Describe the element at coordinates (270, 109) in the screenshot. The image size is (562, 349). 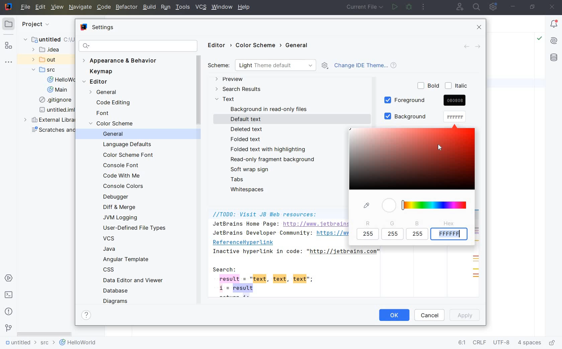
I see `BACKGROUND` at that location.